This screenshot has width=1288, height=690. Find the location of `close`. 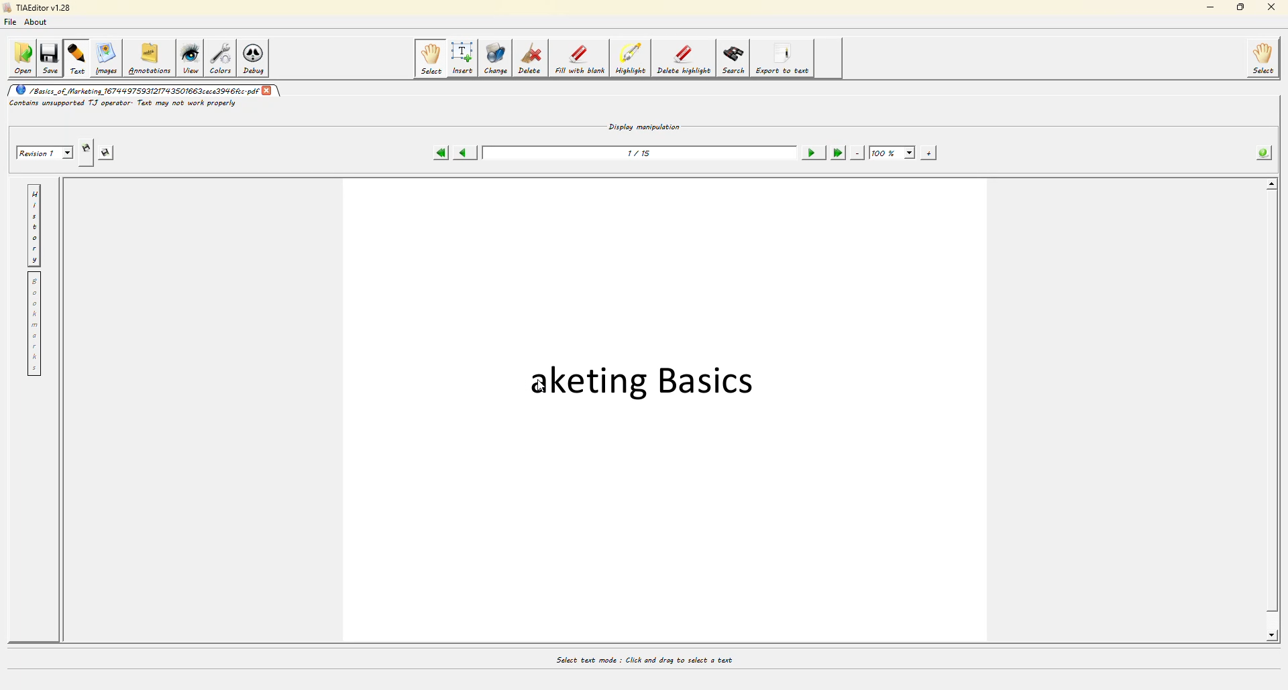

close is located at coordinates (268, 92).